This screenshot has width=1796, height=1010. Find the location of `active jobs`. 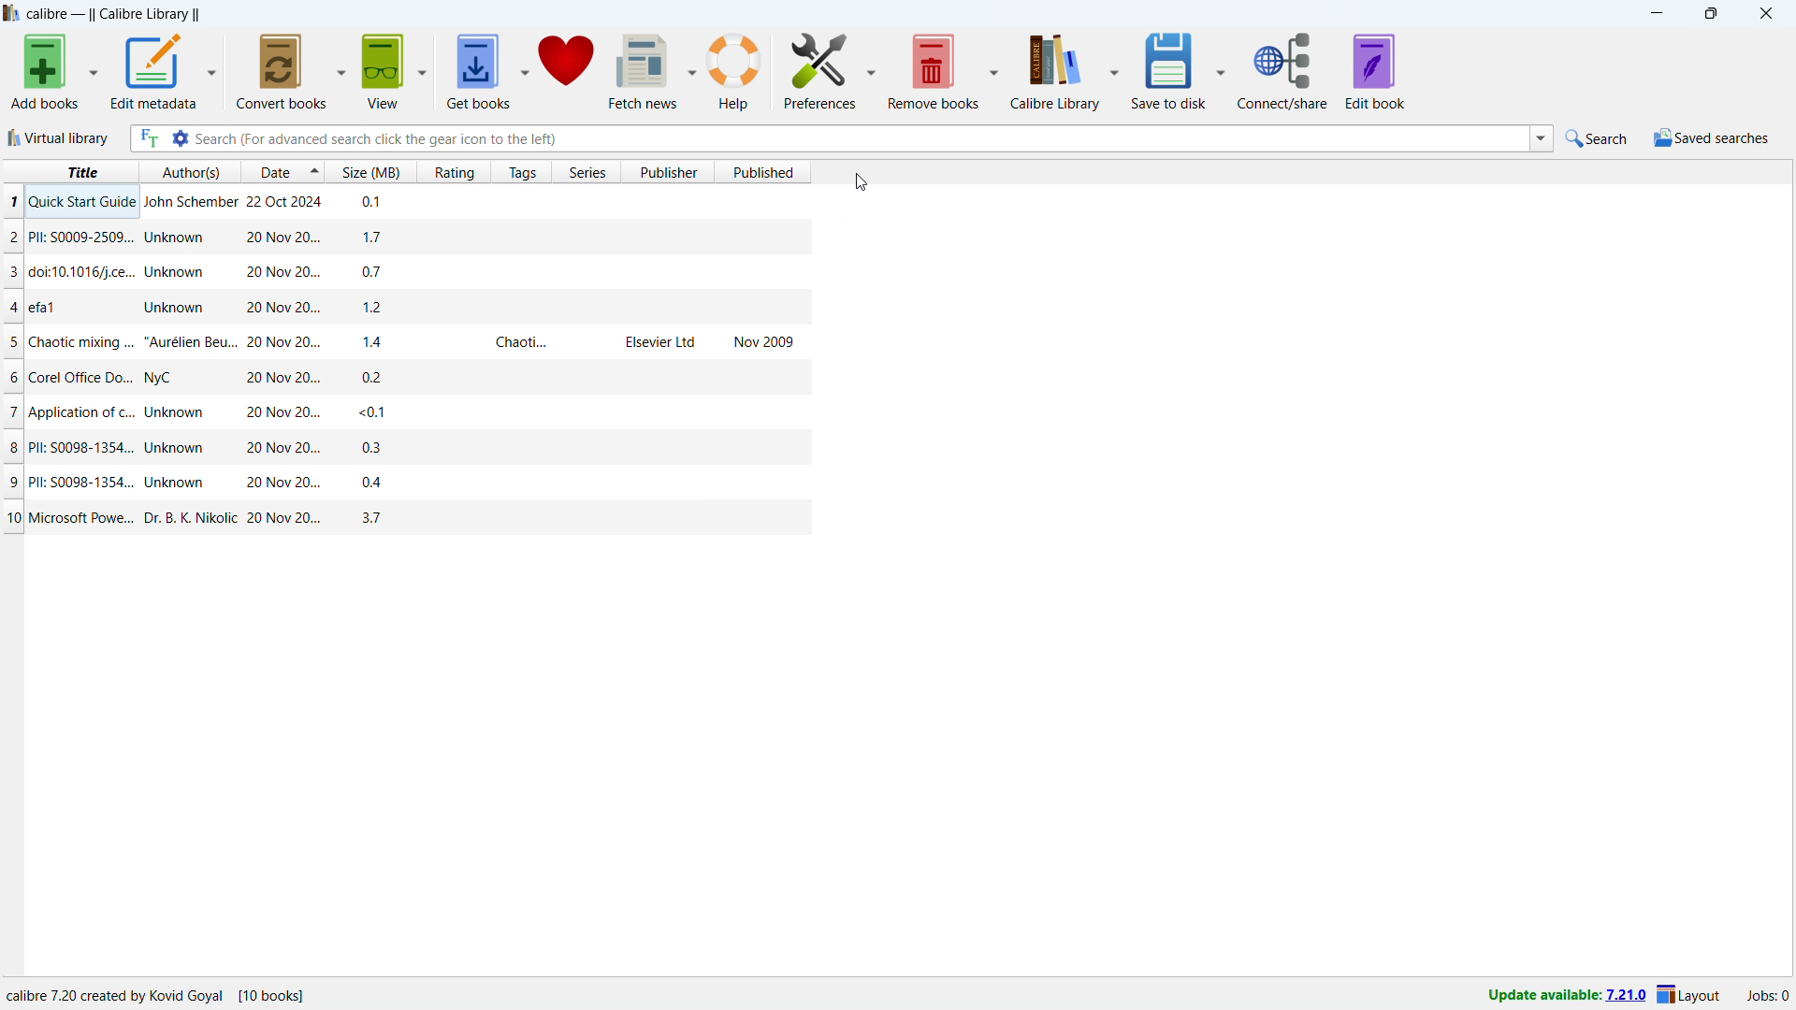

active jobs is located at coordinates (1769, 996).